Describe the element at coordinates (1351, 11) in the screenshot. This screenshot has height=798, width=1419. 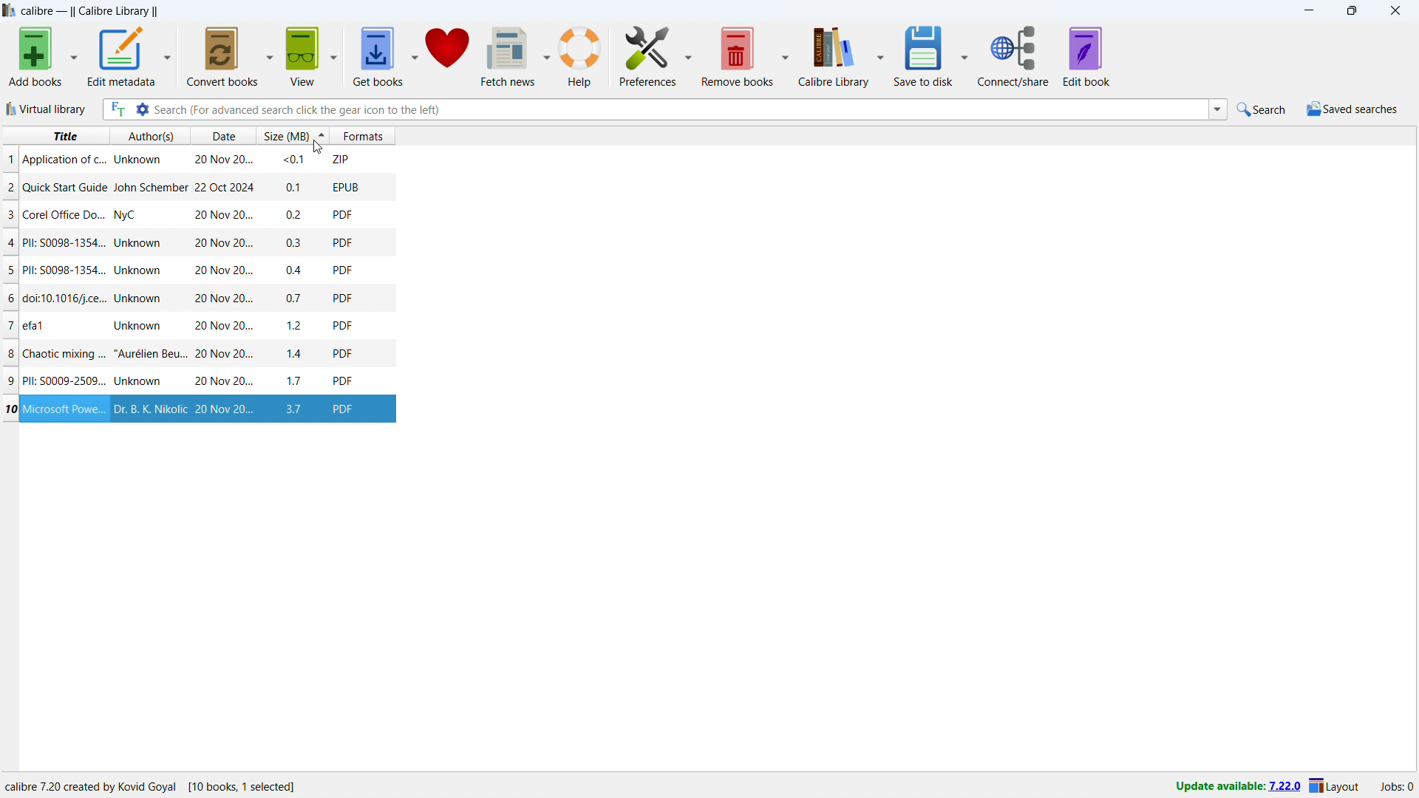
I see `maximize` at that location.